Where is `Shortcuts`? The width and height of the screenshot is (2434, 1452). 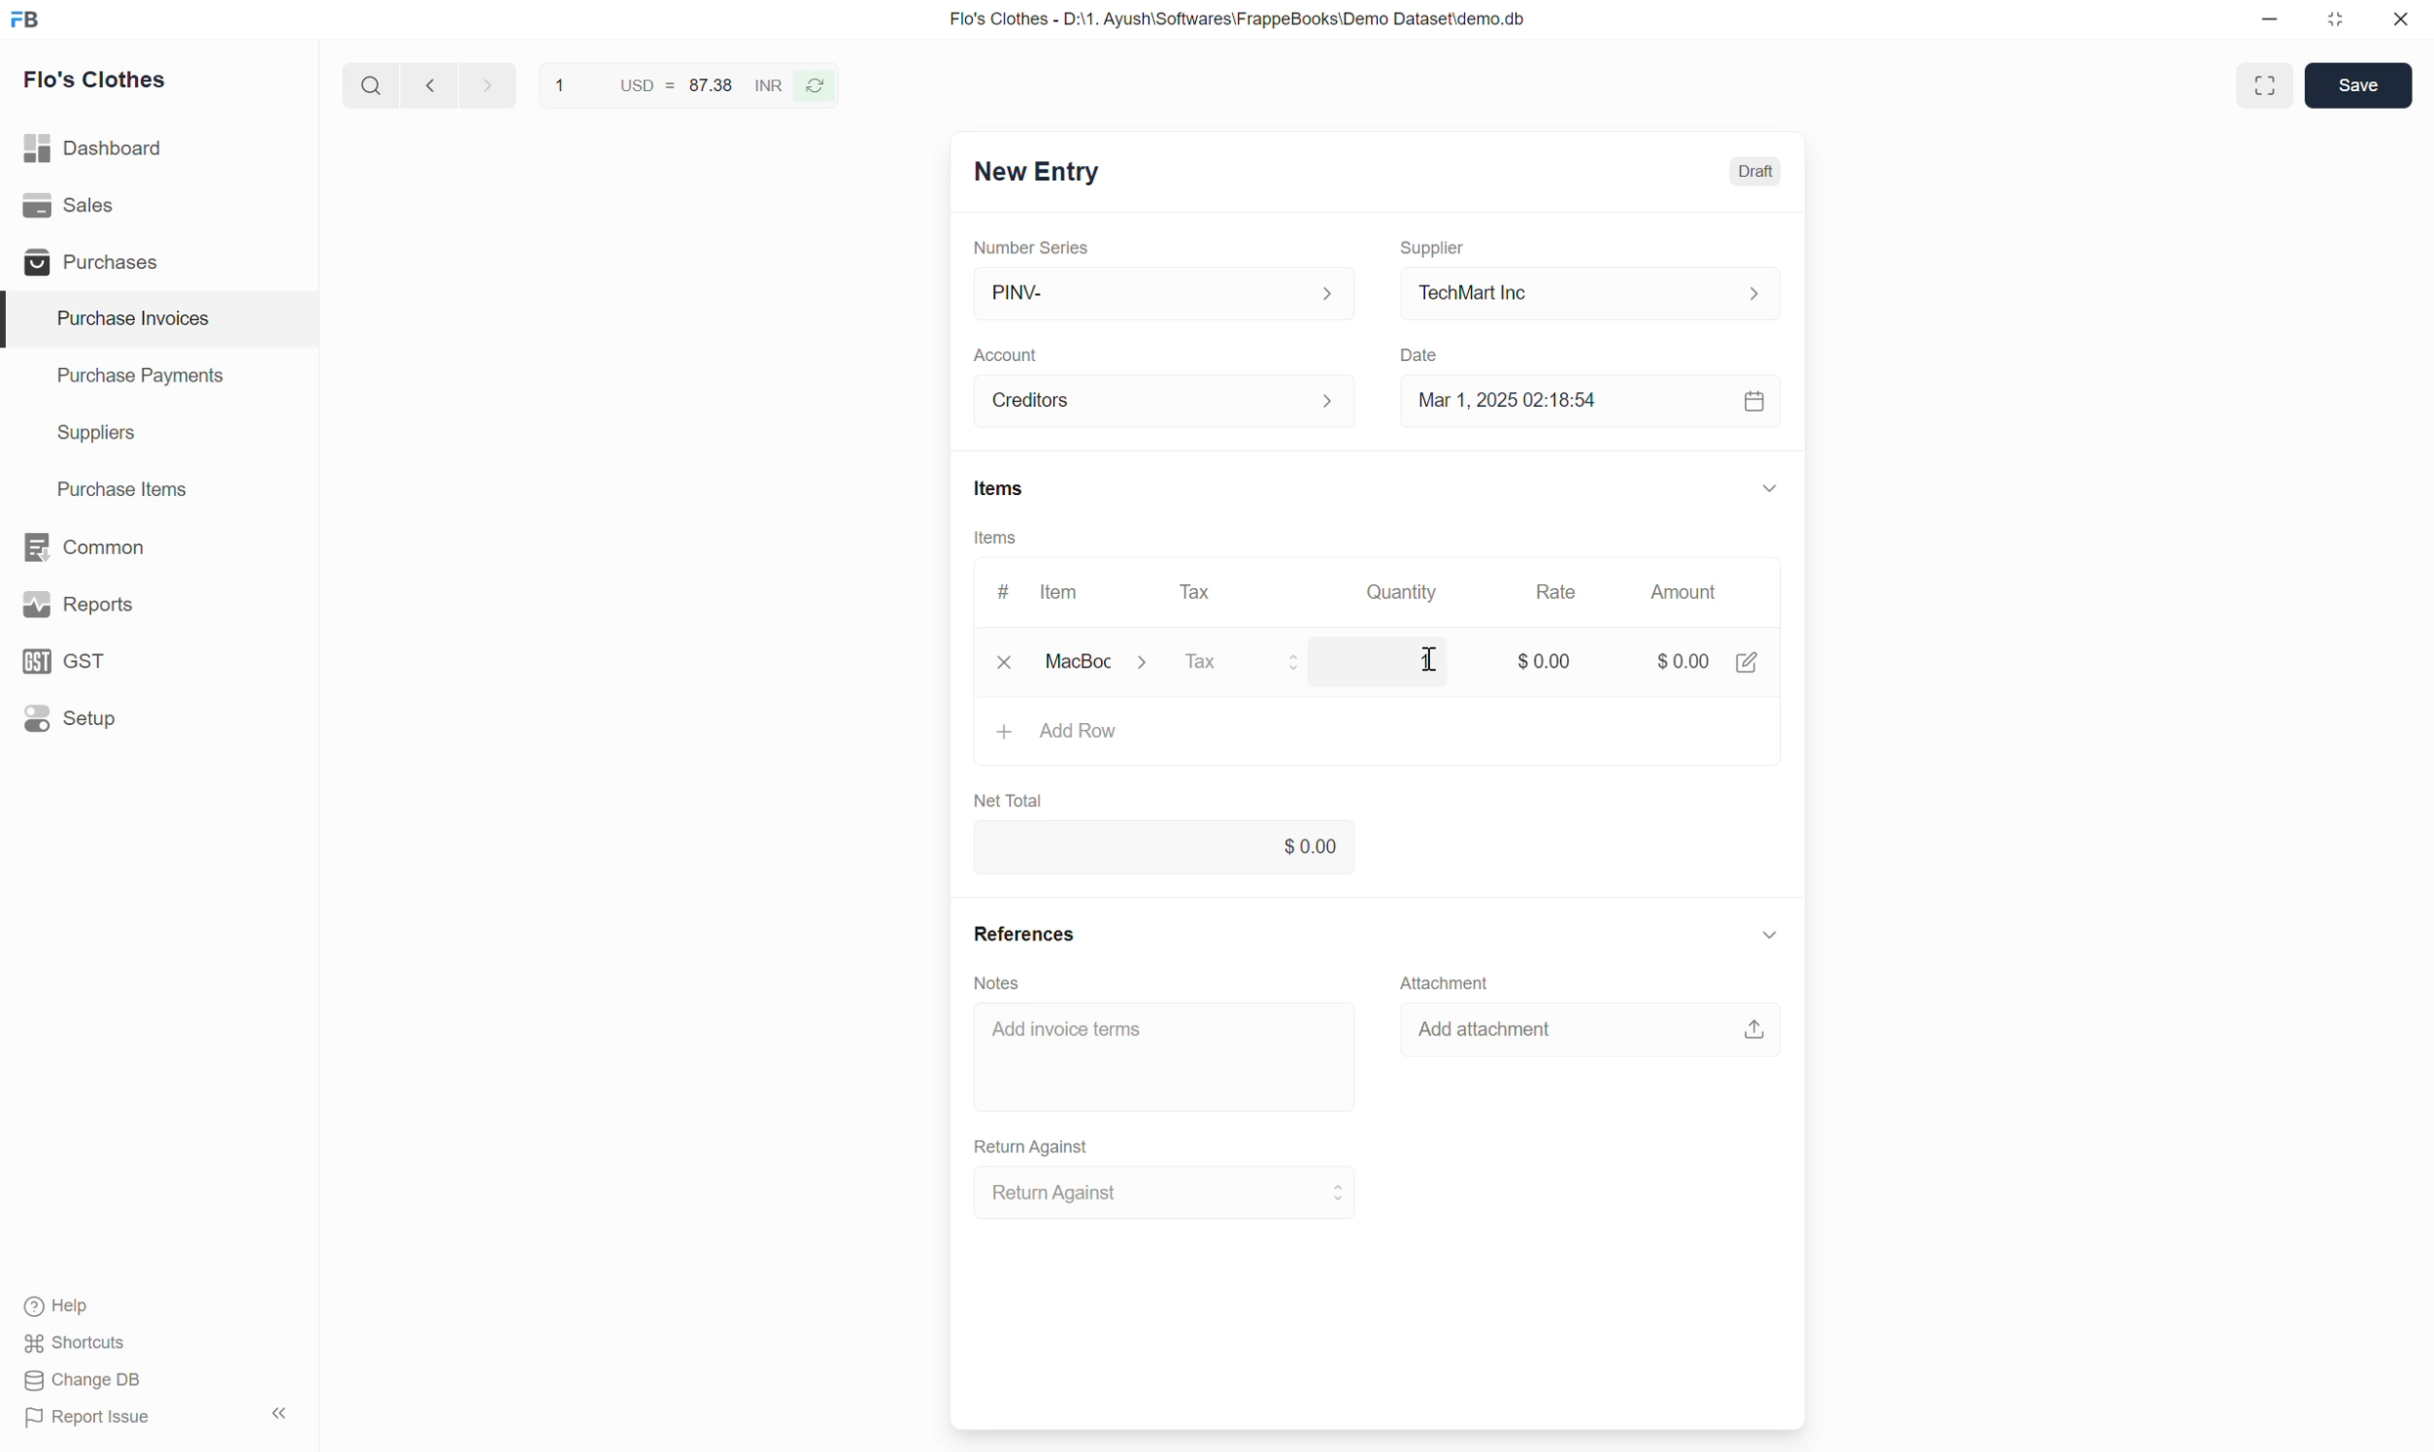 Shortcuts is located at coordinates (75, 1343).